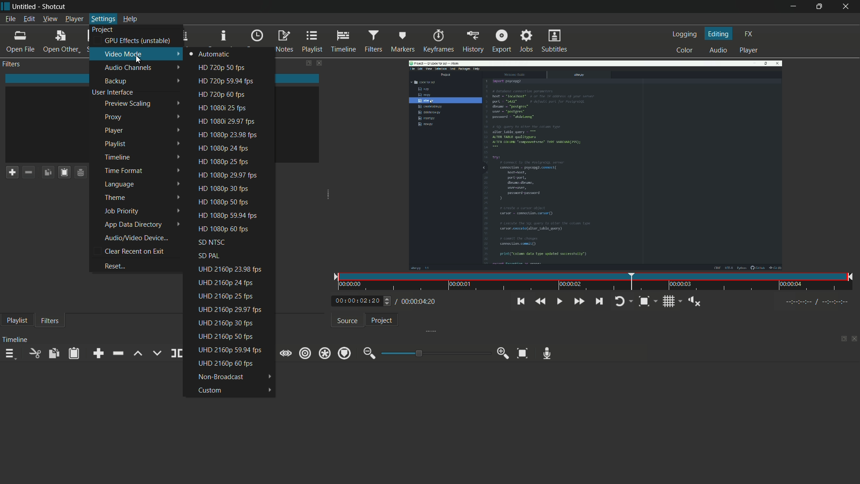 This screenshot has height=484, width=860. Describe the element at coordinates (81, 172) in the screenshot. I see `save filter set` at that location.